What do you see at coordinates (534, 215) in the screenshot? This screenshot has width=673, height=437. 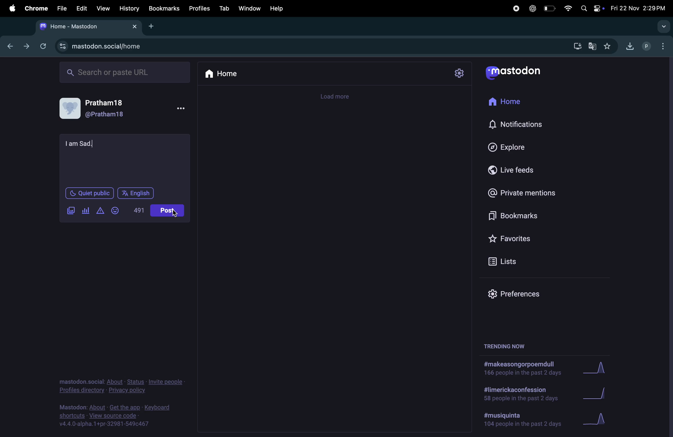 I see `bookmarks` at bounding box center [534, 215].